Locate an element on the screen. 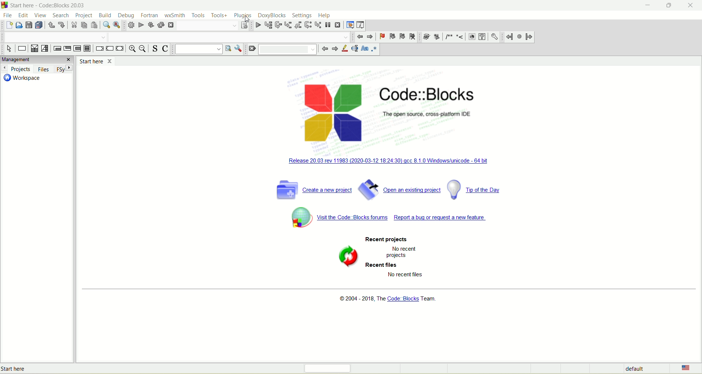  Start here is located at coordinates (28, 370).